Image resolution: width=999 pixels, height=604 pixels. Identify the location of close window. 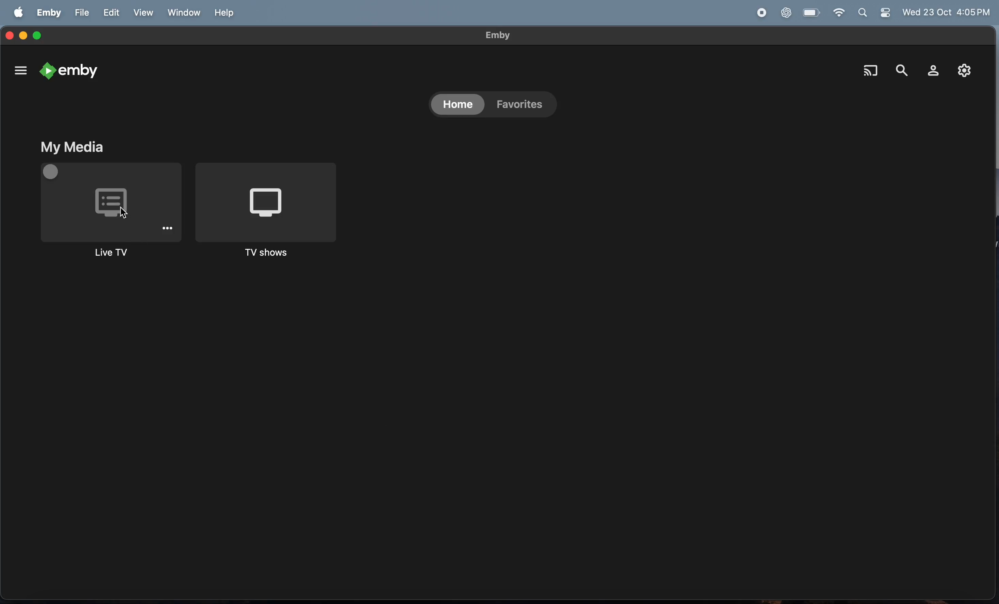
(9, 33).